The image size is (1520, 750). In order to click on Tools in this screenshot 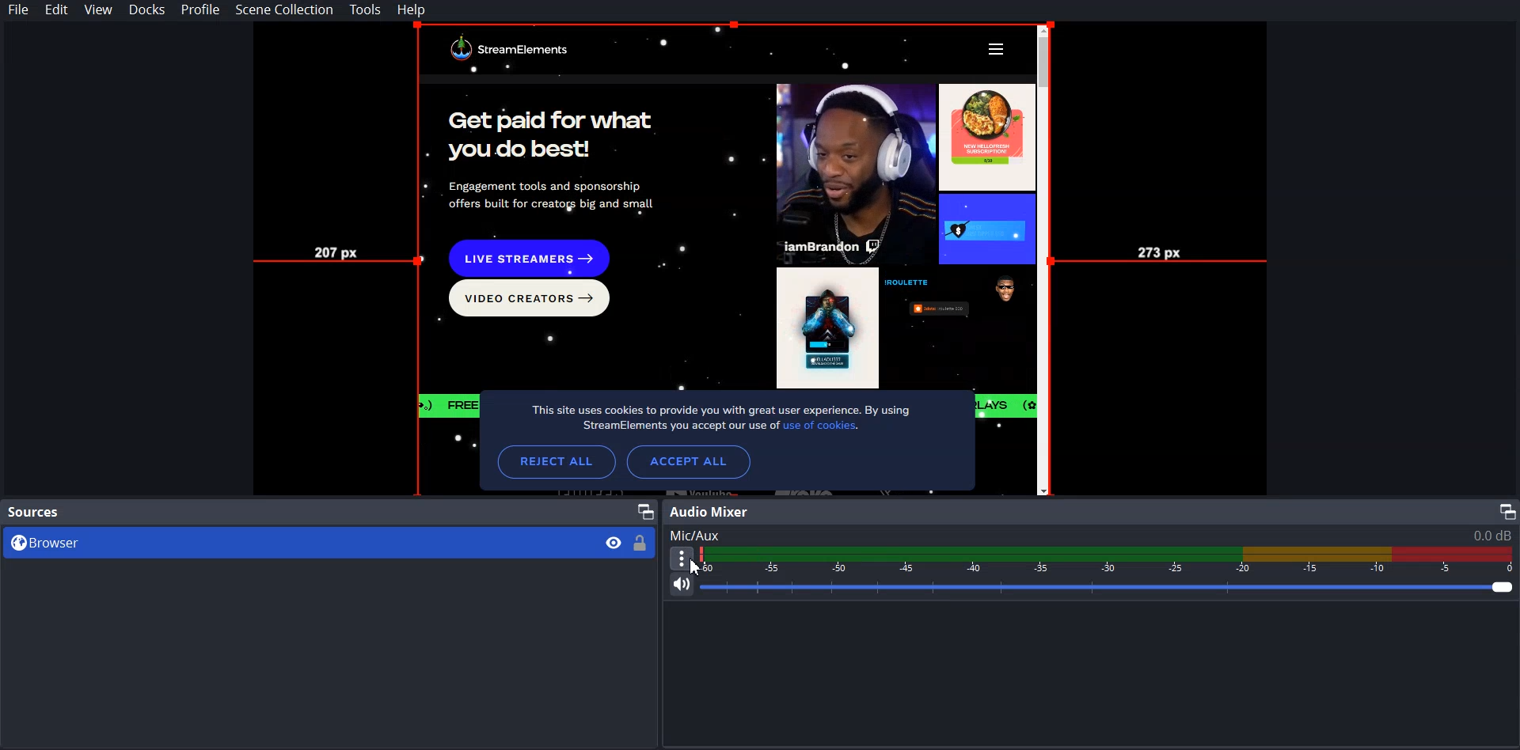, I will do `click(365, 10)`.